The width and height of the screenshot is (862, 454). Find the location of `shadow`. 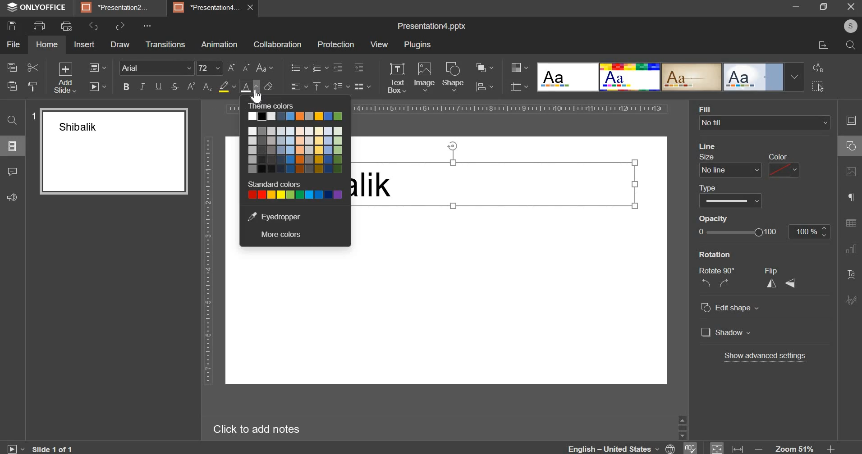

shadow is located at coordinates (727, 333).